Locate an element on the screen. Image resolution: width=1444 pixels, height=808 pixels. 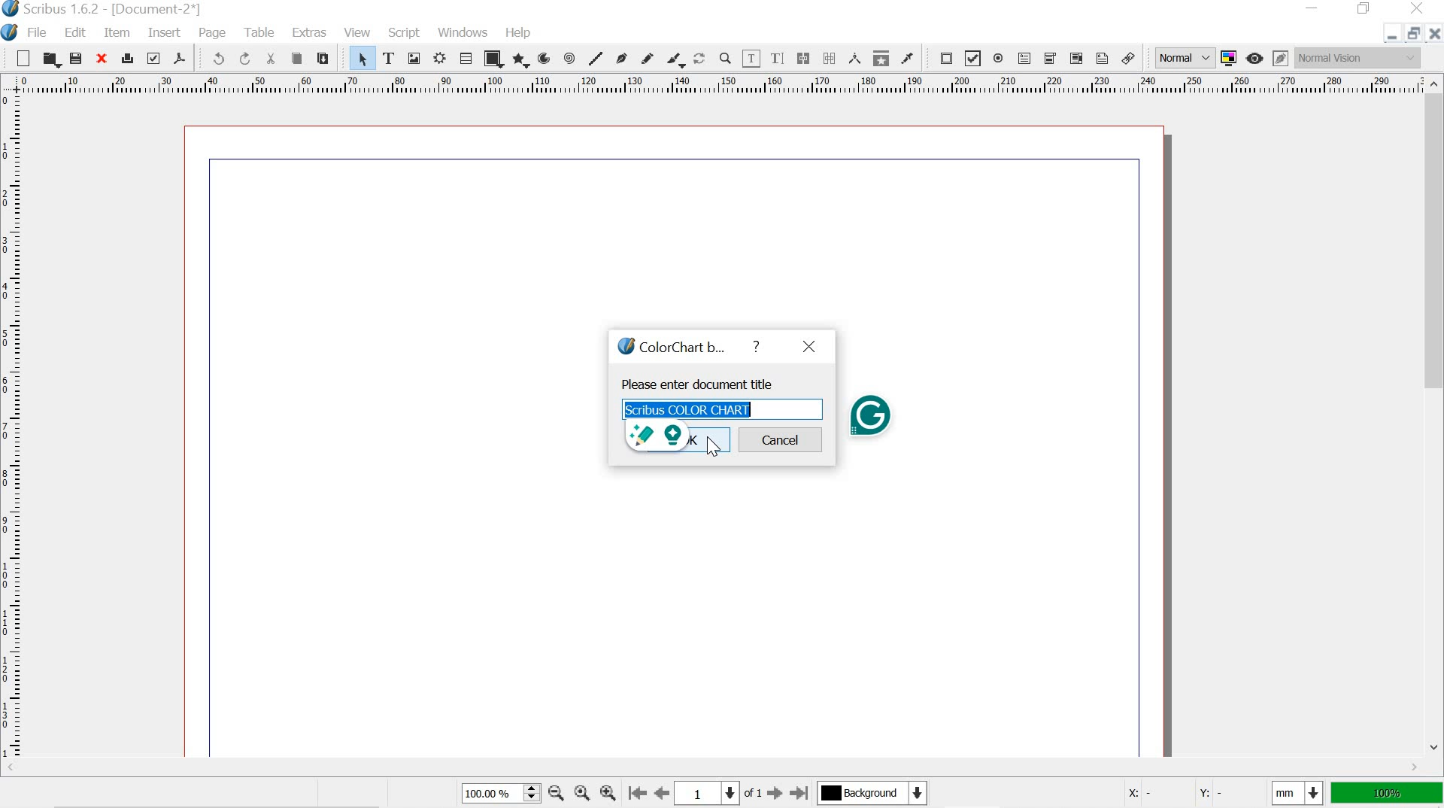
OK is located at coordinates (709, 439).